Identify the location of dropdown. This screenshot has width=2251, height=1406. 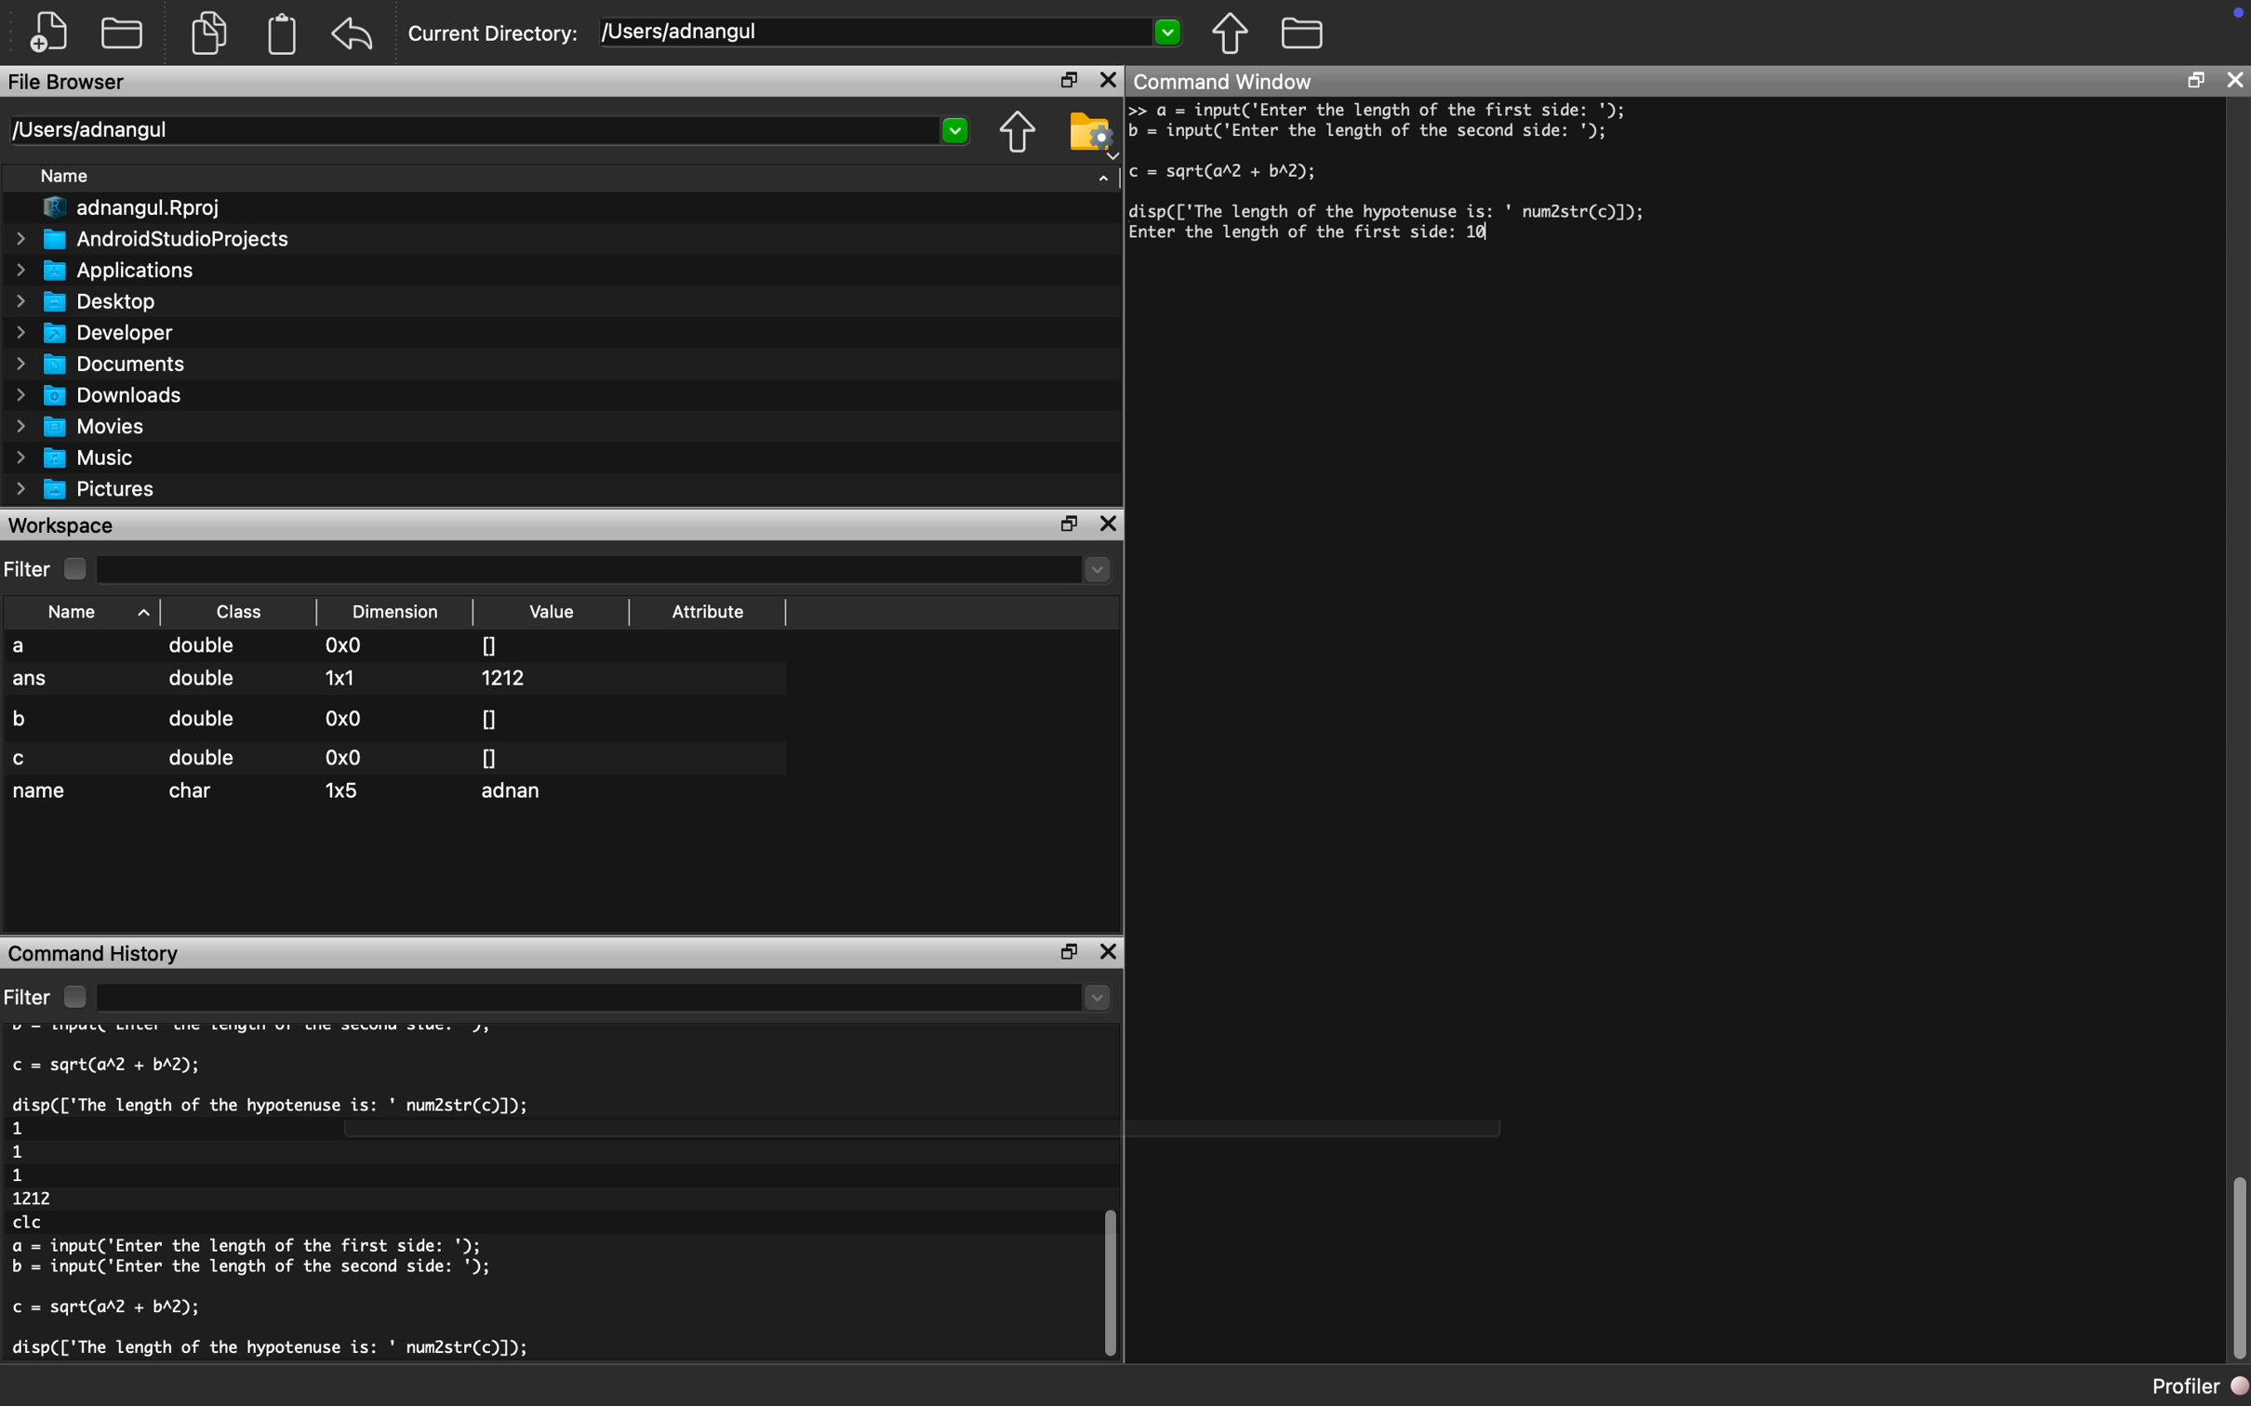
(1104, 175).